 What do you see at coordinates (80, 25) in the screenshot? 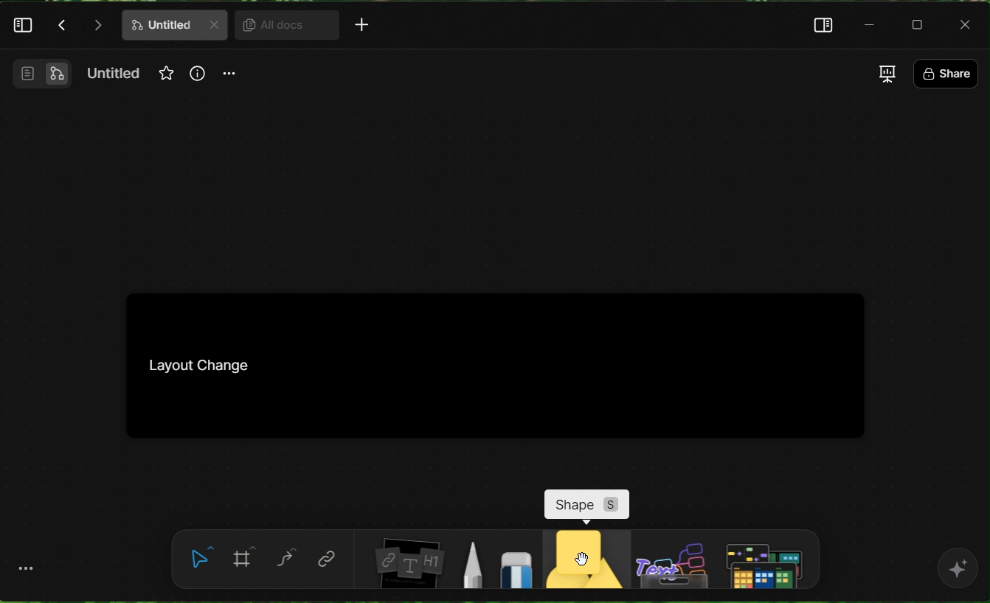
I see `Actions` at bounding box center [80, 25].